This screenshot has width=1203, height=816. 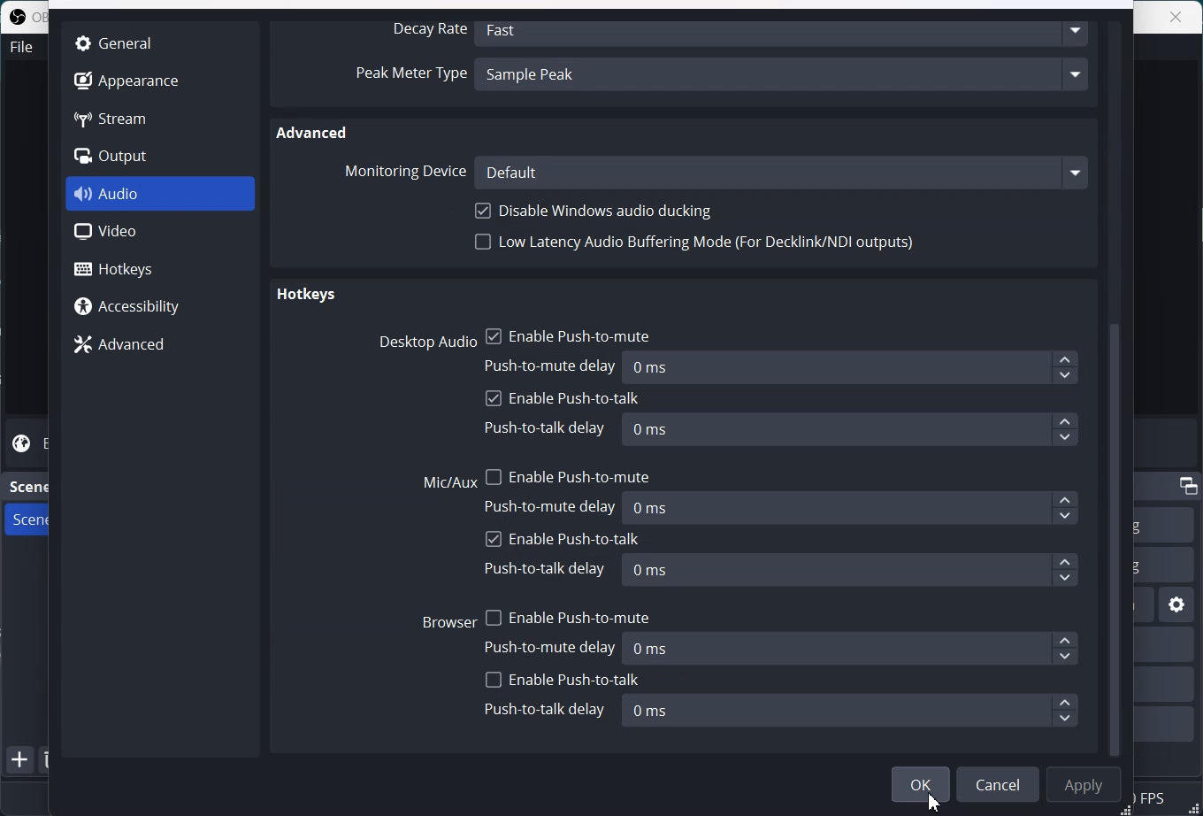 I want to click on 0 ms, so click(x=853, y=368).